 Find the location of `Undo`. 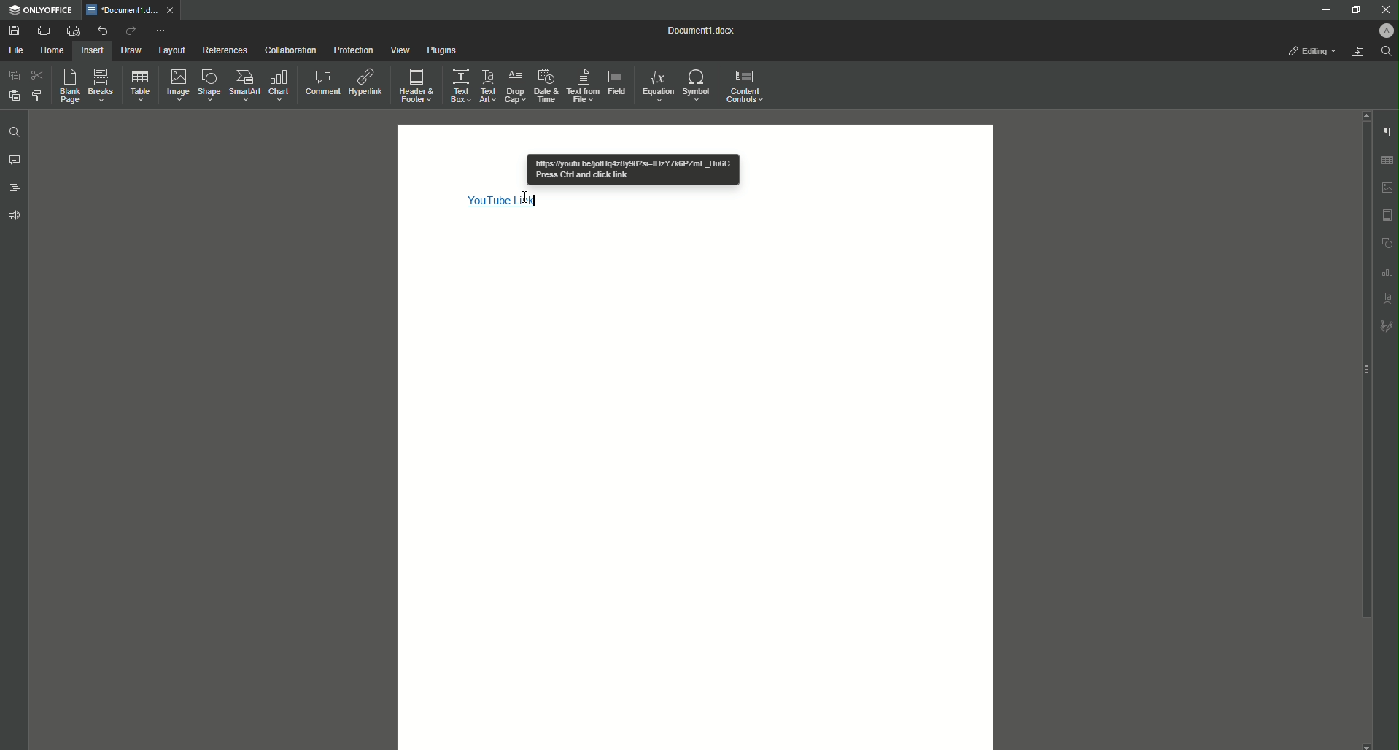

Undo is located at coordinates (102, 30).